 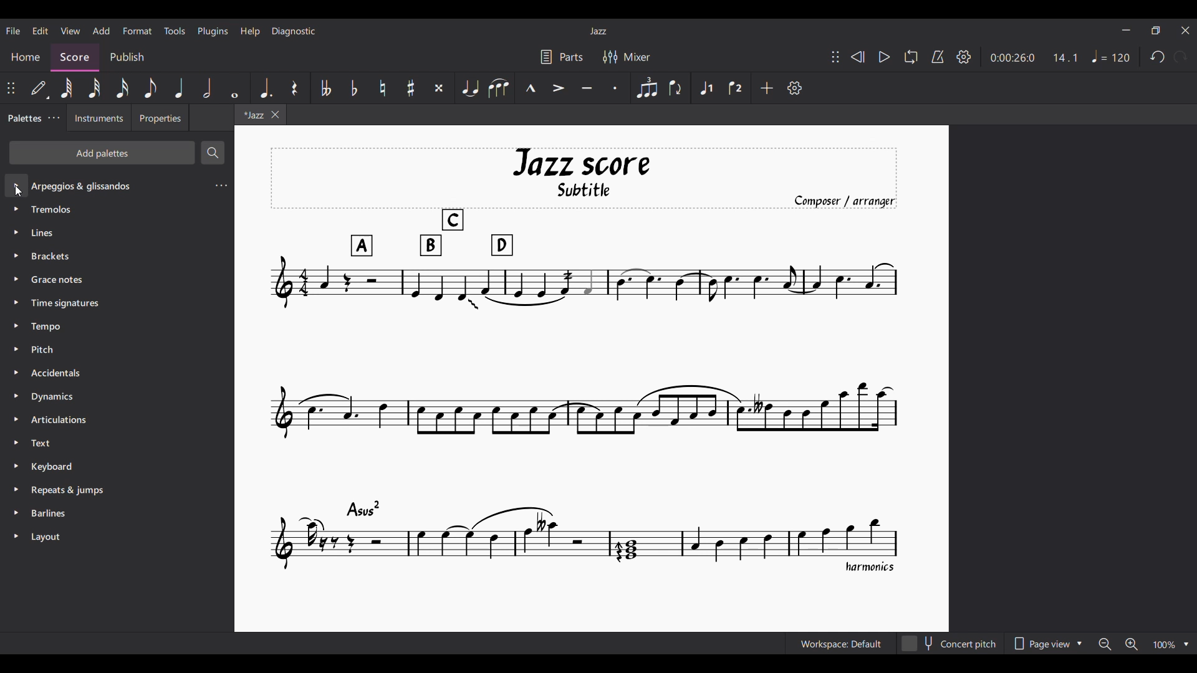 I want to click on Properties, so click(x=160, y=117).